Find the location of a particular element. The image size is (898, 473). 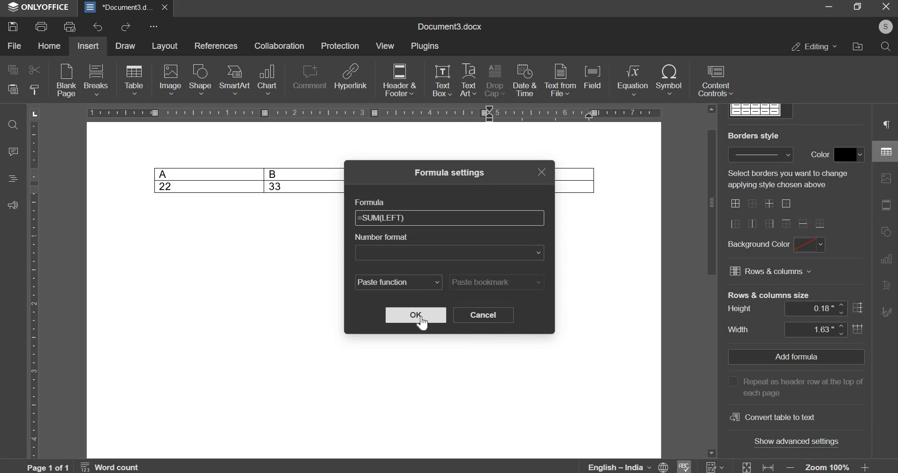

maximize is located at coordinates (858, 8).